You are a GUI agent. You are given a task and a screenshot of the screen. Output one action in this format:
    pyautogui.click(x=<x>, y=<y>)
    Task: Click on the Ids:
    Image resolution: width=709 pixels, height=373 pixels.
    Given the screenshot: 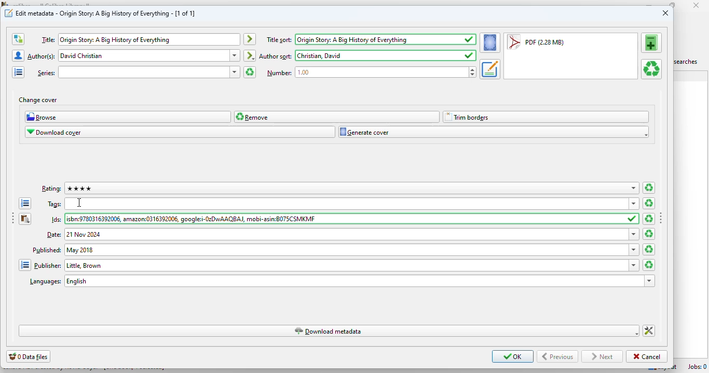 What is the action you would take?
    pyautogui.click(x=345, y=219)
    